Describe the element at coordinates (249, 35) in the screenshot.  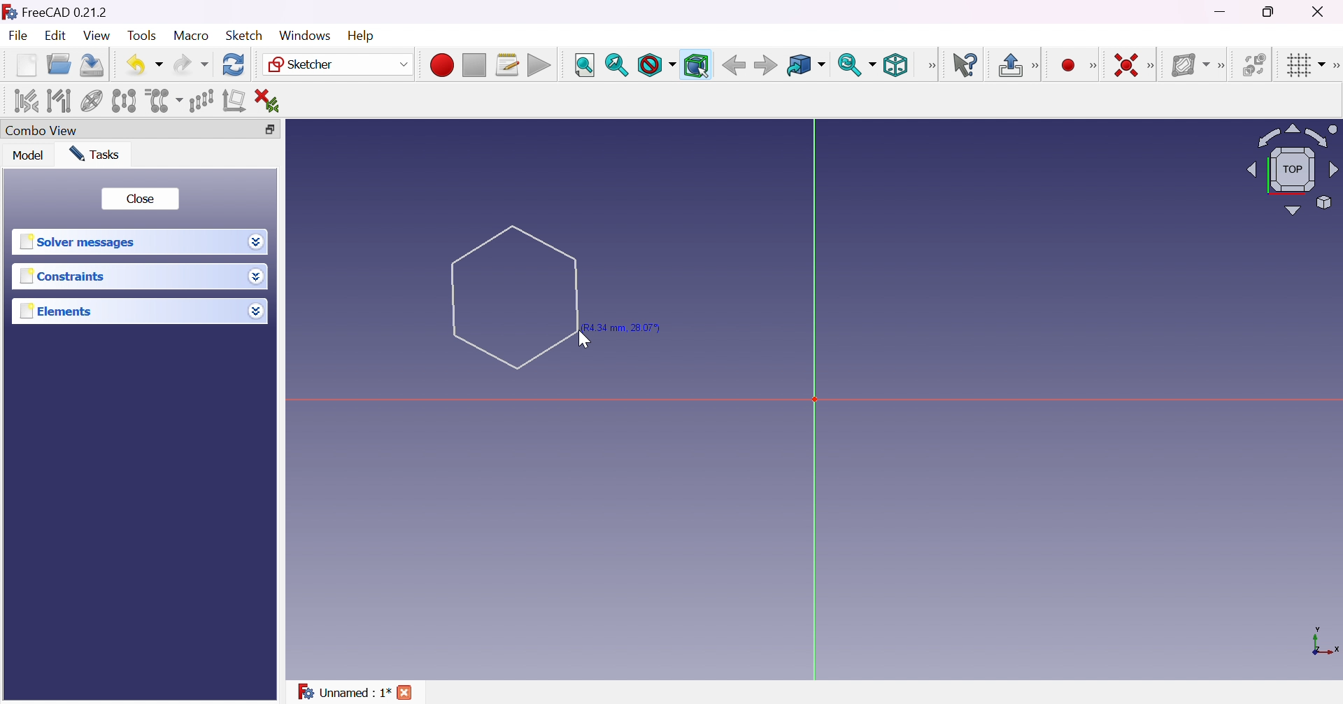
I see `Sketch` at that location.